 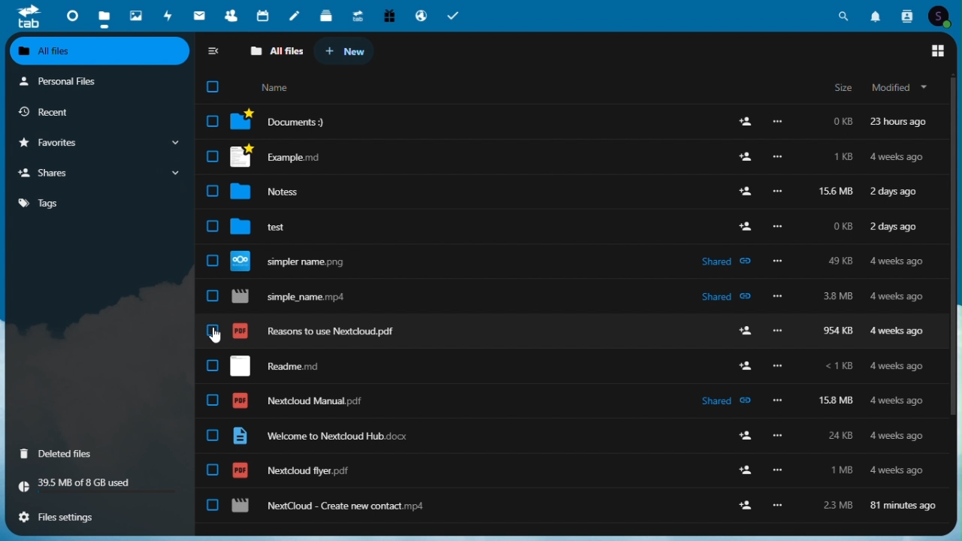 What do you see at coordinates (779, 367) in the screenshot?
I see `` at bounding box center [779, 367].